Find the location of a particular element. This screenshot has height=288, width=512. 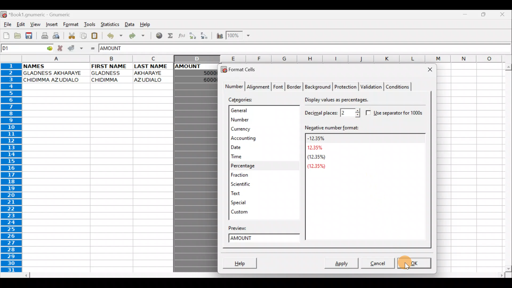

Validation is located at coordinates (372, 87).